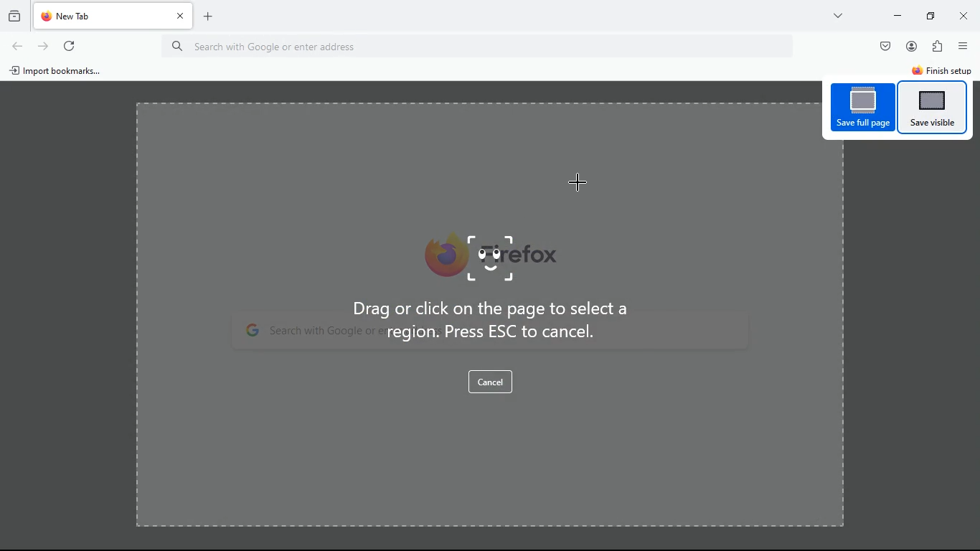  Describe the element at coordinates (884, 47) in the screenshot. I see `pocket` at that location.